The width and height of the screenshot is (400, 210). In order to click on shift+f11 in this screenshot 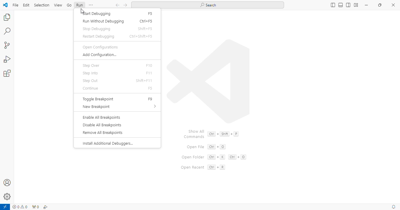, I will do `click(144, 80)`.